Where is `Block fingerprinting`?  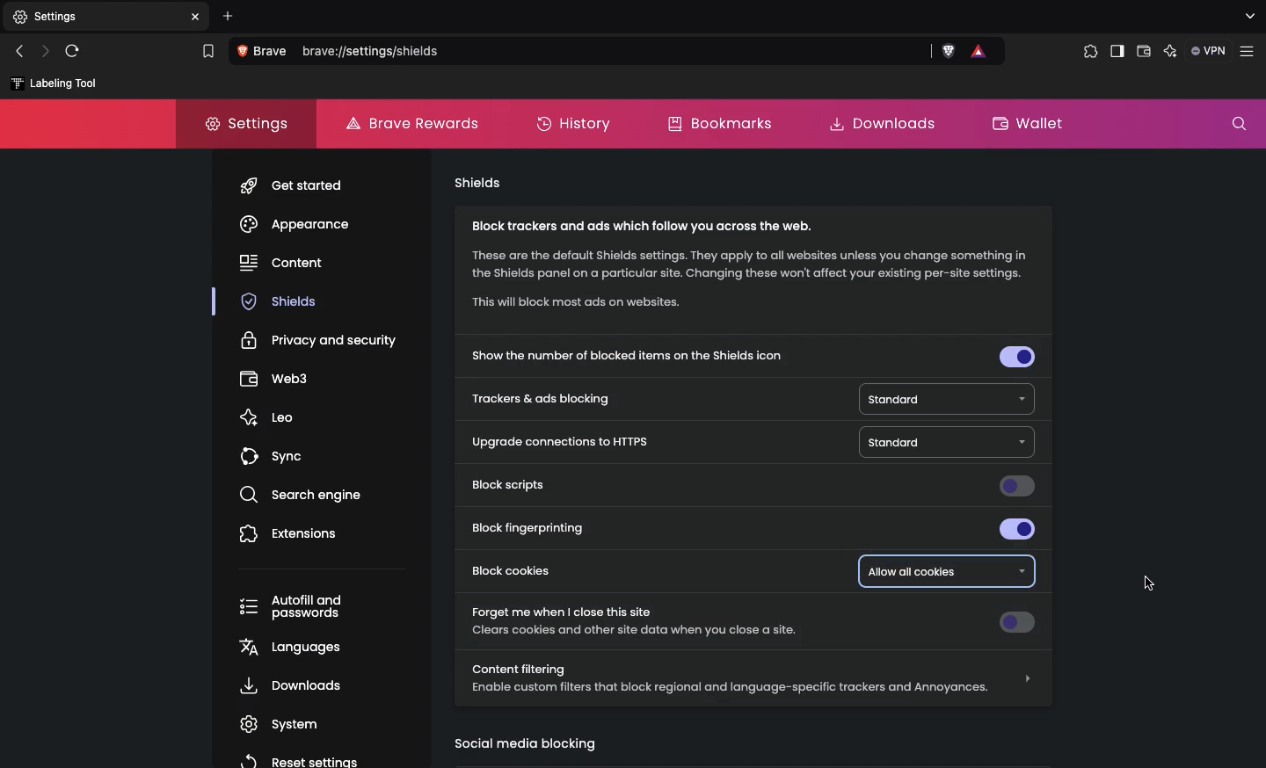 Block fingerprinting is located at coordinates (754, 527).